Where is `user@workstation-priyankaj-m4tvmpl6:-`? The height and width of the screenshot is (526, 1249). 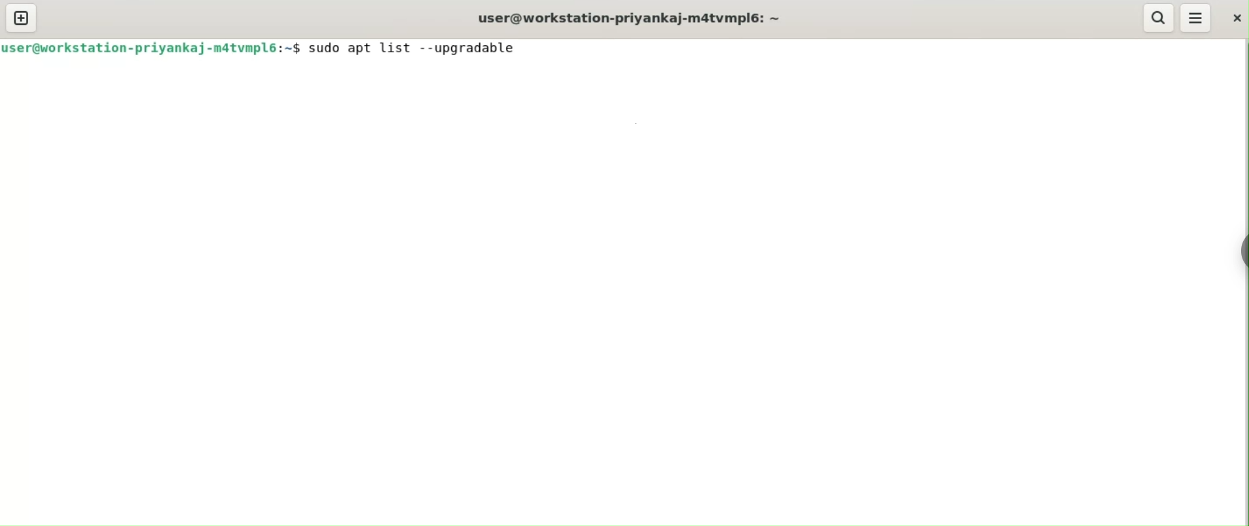 user@workstation-priyankaj-m4tvmpl6:- is located at coordinates (634, 18).